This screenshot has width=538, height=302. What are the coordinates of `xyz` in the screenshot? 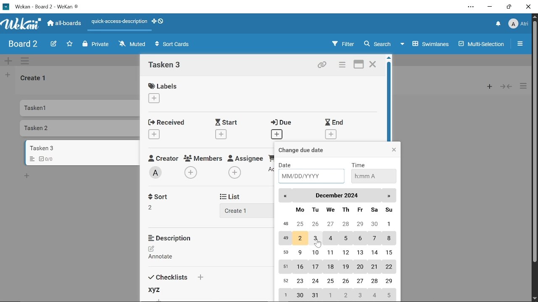 It's located at (153, 290).